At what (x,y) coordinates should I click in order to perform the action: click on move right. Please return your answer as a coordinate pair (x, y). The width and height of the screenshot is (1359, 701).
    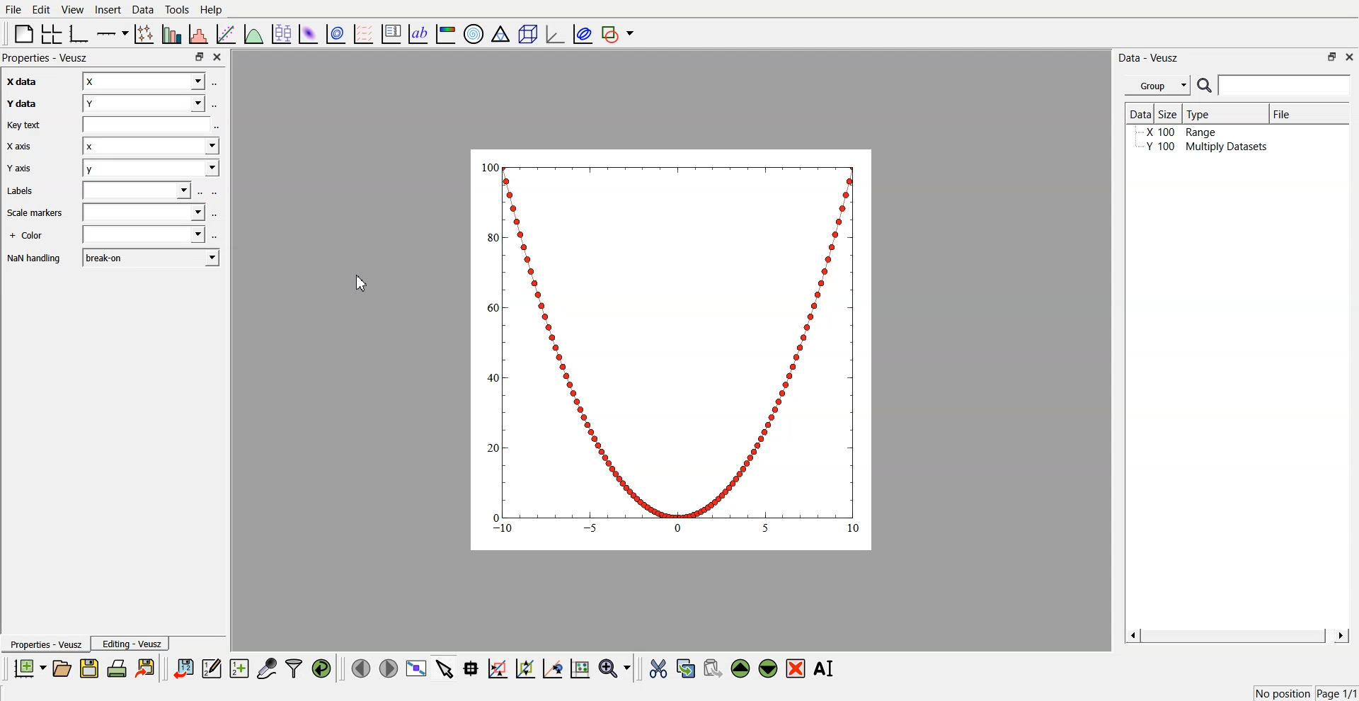
    Looking at the image, I should click on (388, 667).